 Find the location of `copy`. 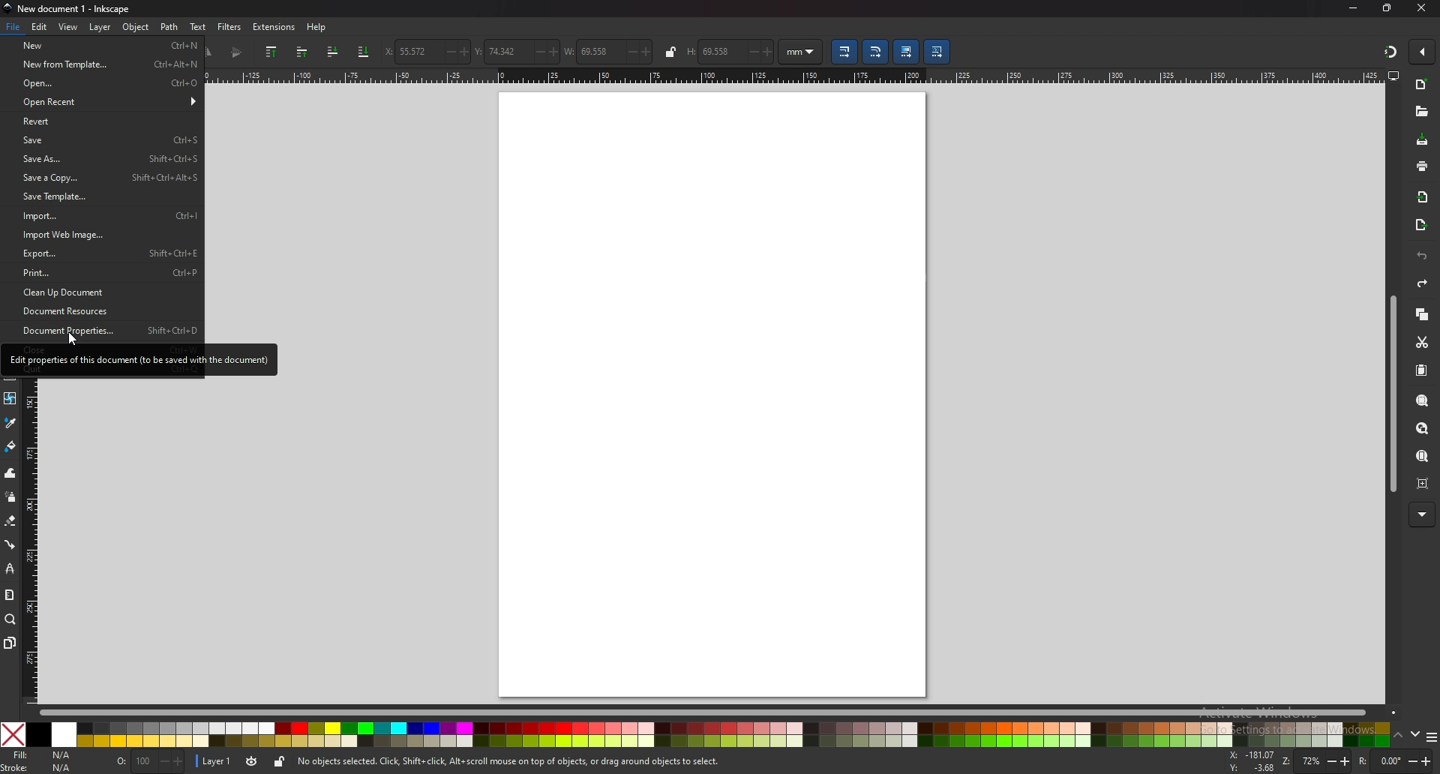

copy is located at coordinates (1423, 314).